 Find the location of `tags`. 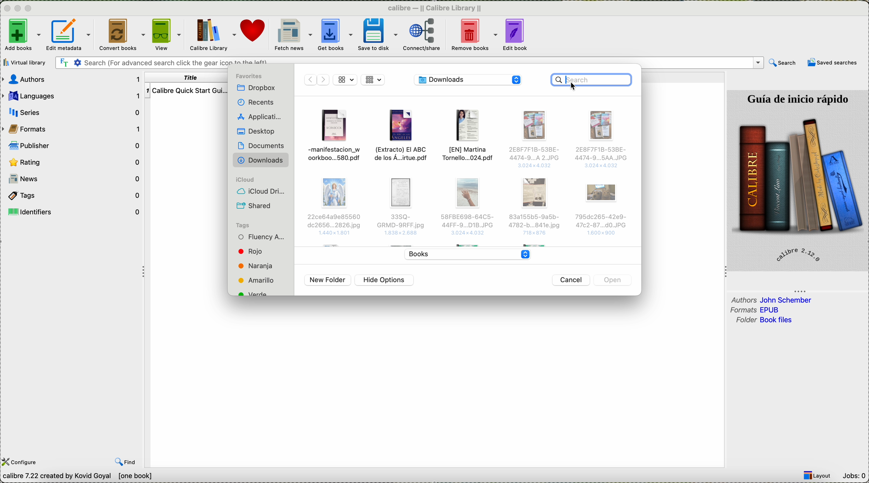

tags is located at coordinates (243, 224).